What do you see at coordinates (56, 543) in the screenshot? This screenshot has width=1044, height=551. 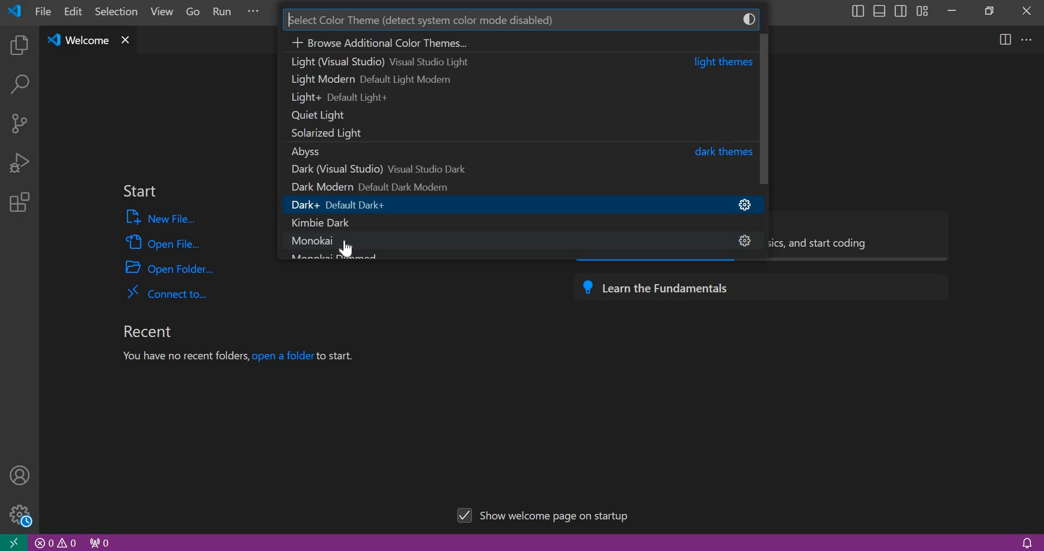 I see `no problems` at bounding box center [56, 543].